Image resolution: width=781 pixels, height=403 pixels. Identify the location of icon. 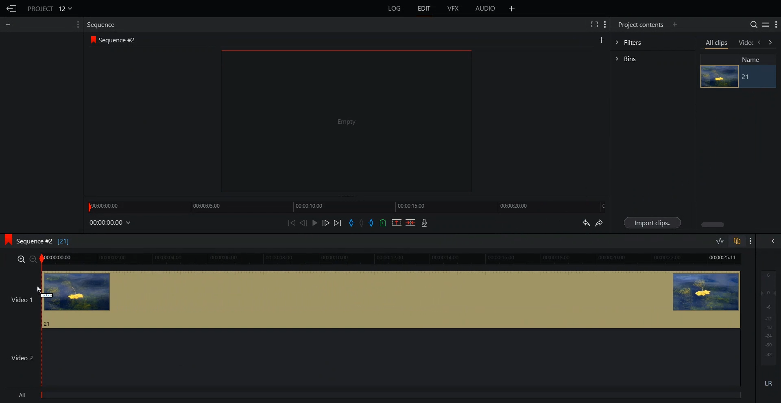
(94, 41).